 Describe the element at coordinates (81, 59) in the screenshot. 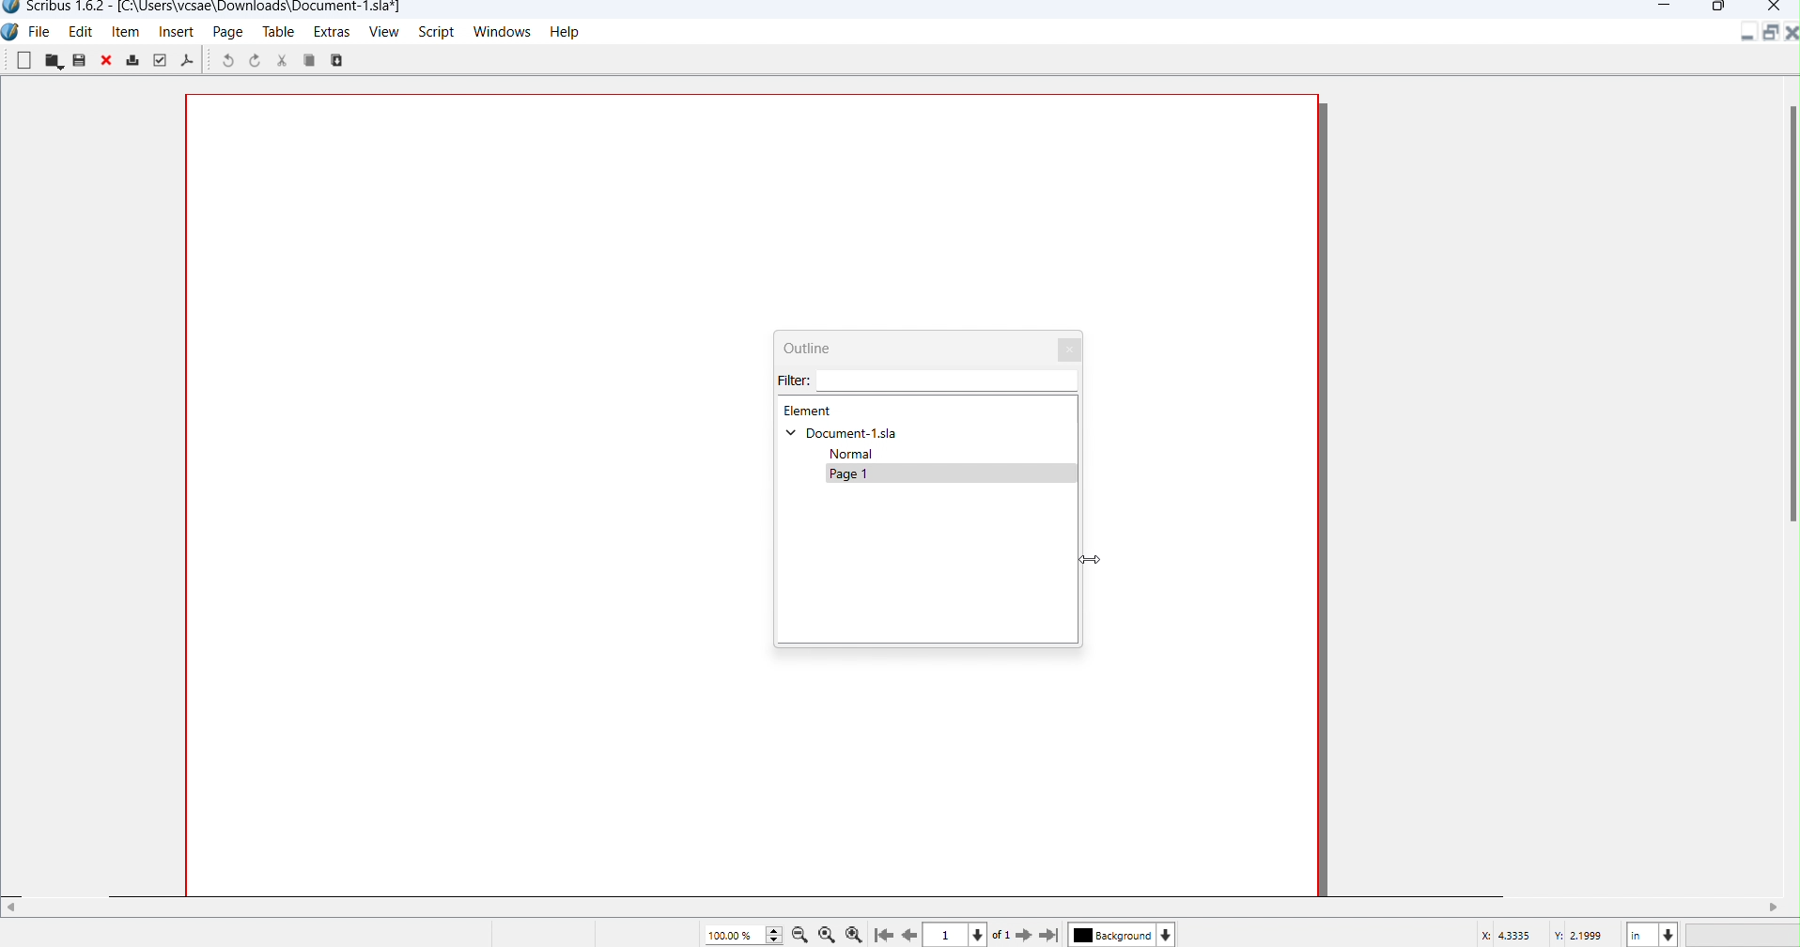

I see `` at that location.